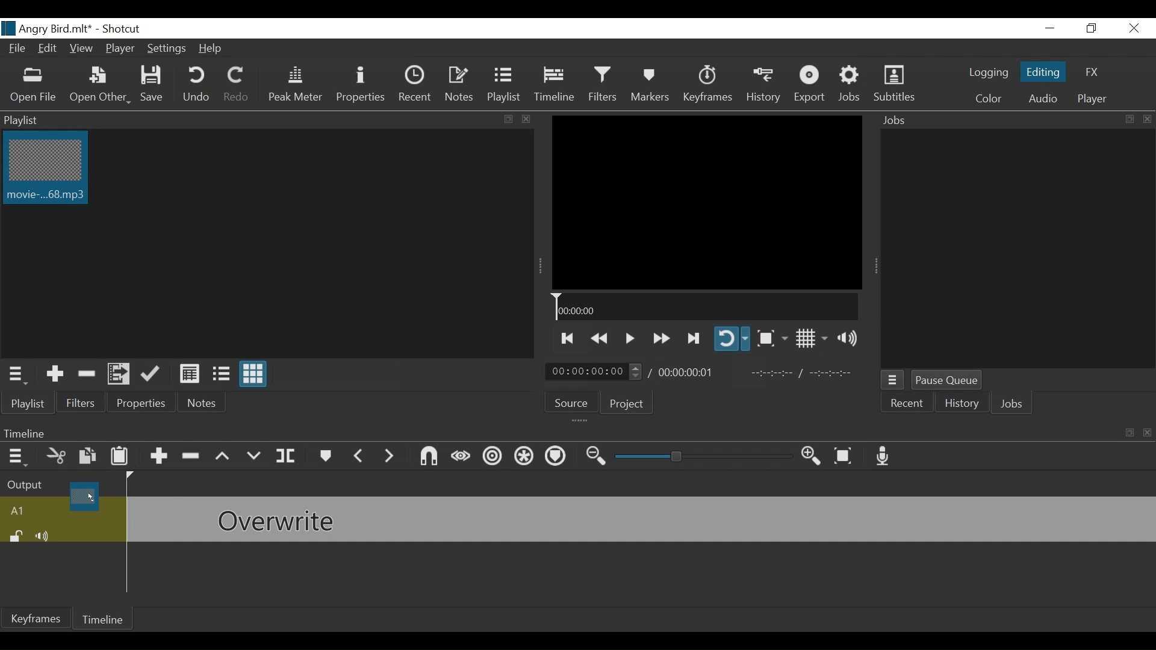 This screenshot has width=1156, height=650. What do you see at coordinates (87, 374) in the screenshot?
I see `Remove Cut` at bounding box center [87, 374].